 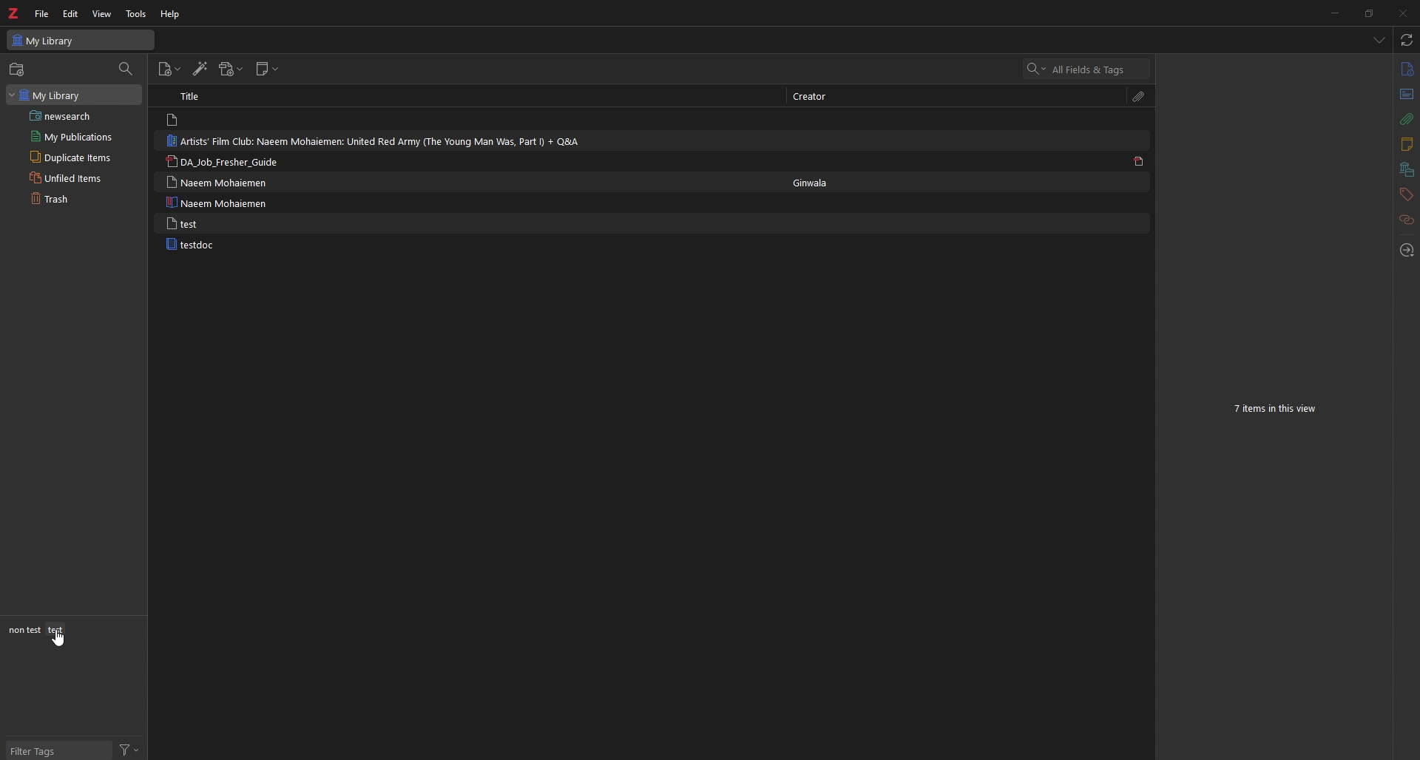 What do you see at coordinates (171, 69) in the screenshot?
I see `new item` at bounding box center [171, 69].